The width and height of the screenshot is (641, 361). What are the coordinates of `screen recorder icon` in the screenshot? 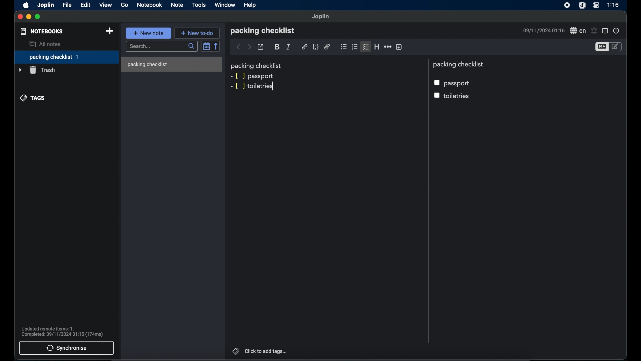 It's located at (567, 6).